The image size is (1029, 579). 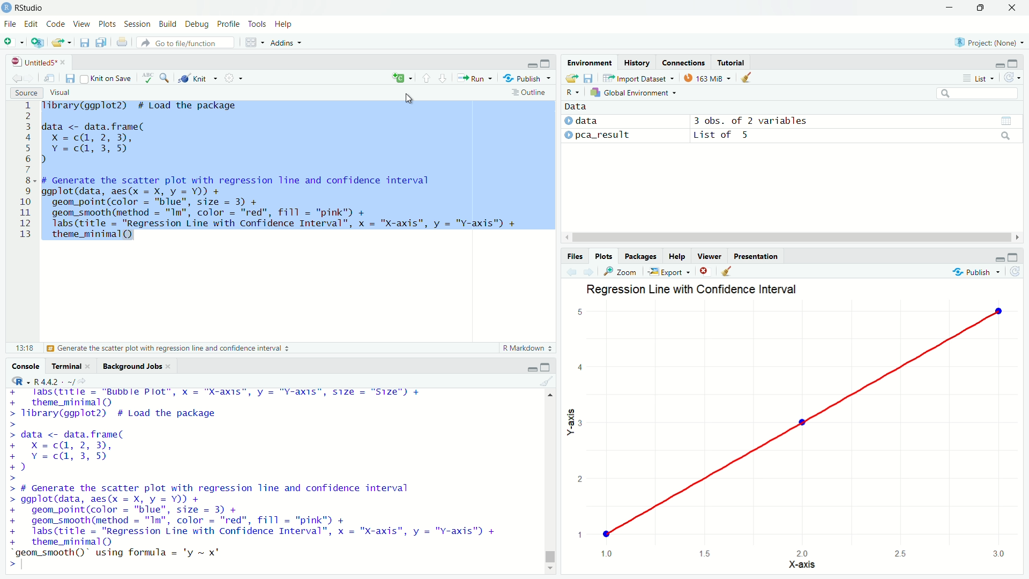 What do you see at coordinates (10, 24) in the screenshot?
I see `File` at bounding box center [10, 24].